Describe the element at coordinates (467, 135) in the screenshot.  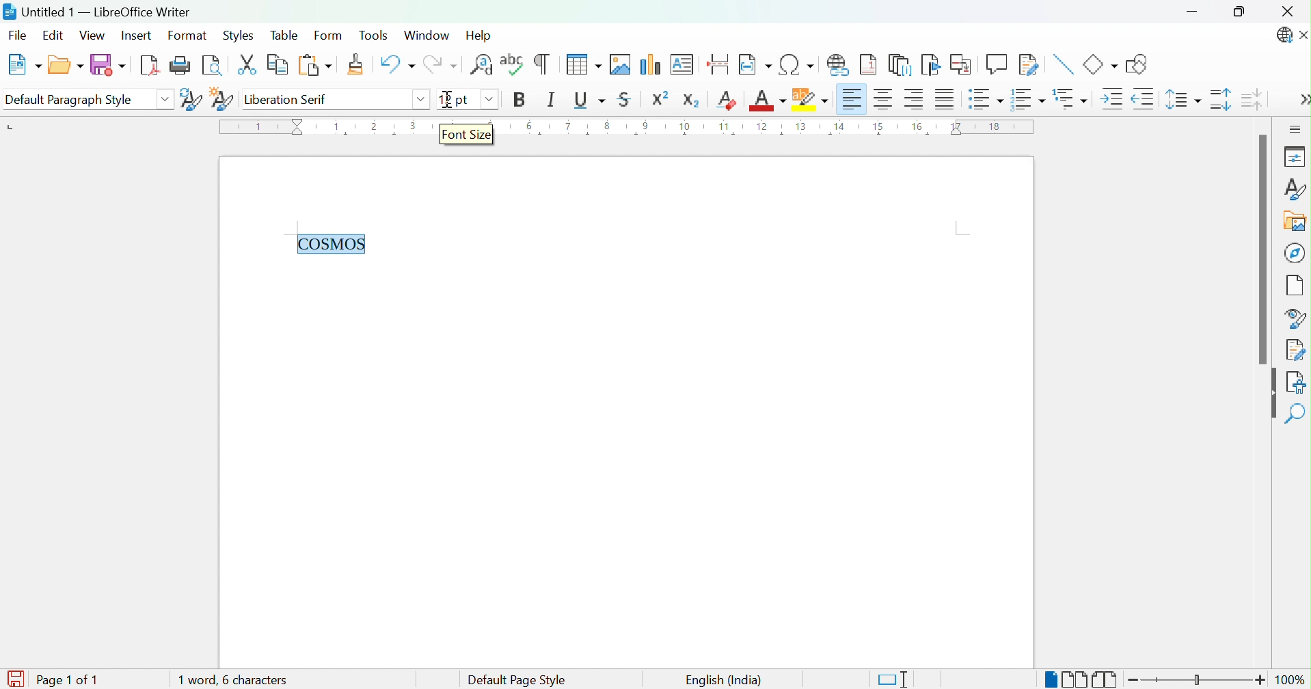
I see `Font Size` at that location.